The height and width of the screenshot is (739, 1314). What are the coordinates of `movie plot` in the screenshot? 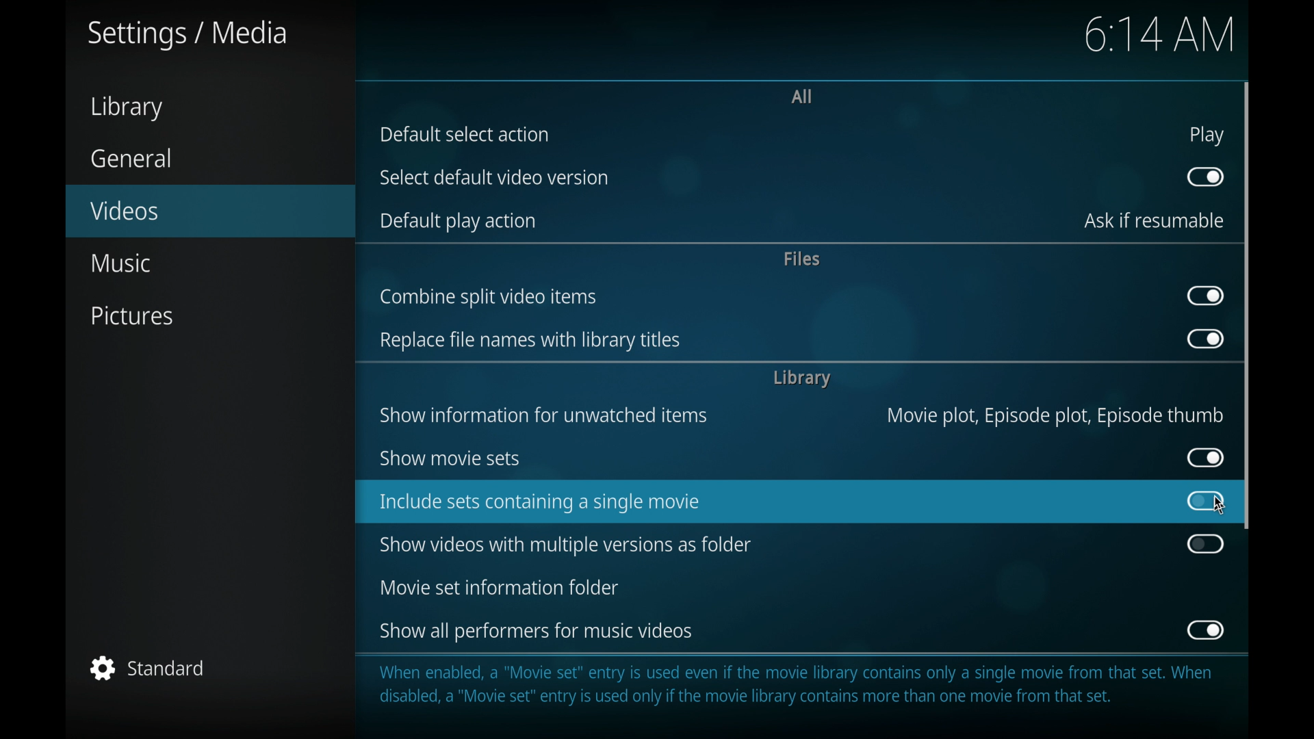 It's located at (1055, 417).